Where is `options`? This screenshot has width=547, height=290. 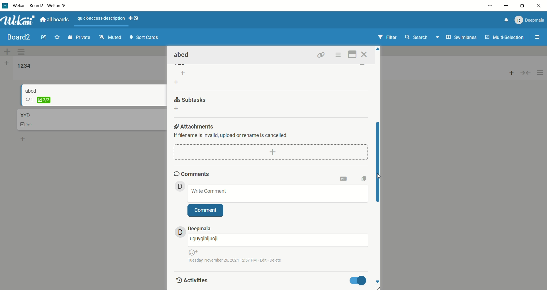 options is located at coordinates (540, 73).